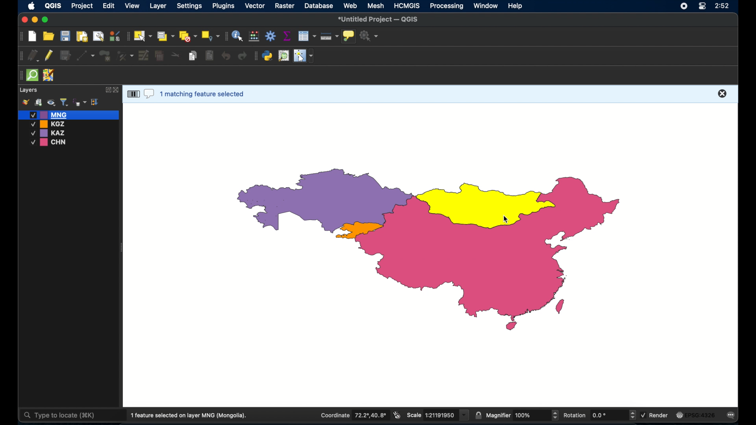 The width and height of the screenshot is (756, 425). Describe the element at coordinates (53, 133) in the screenshot. I see `KAZ` at that location.